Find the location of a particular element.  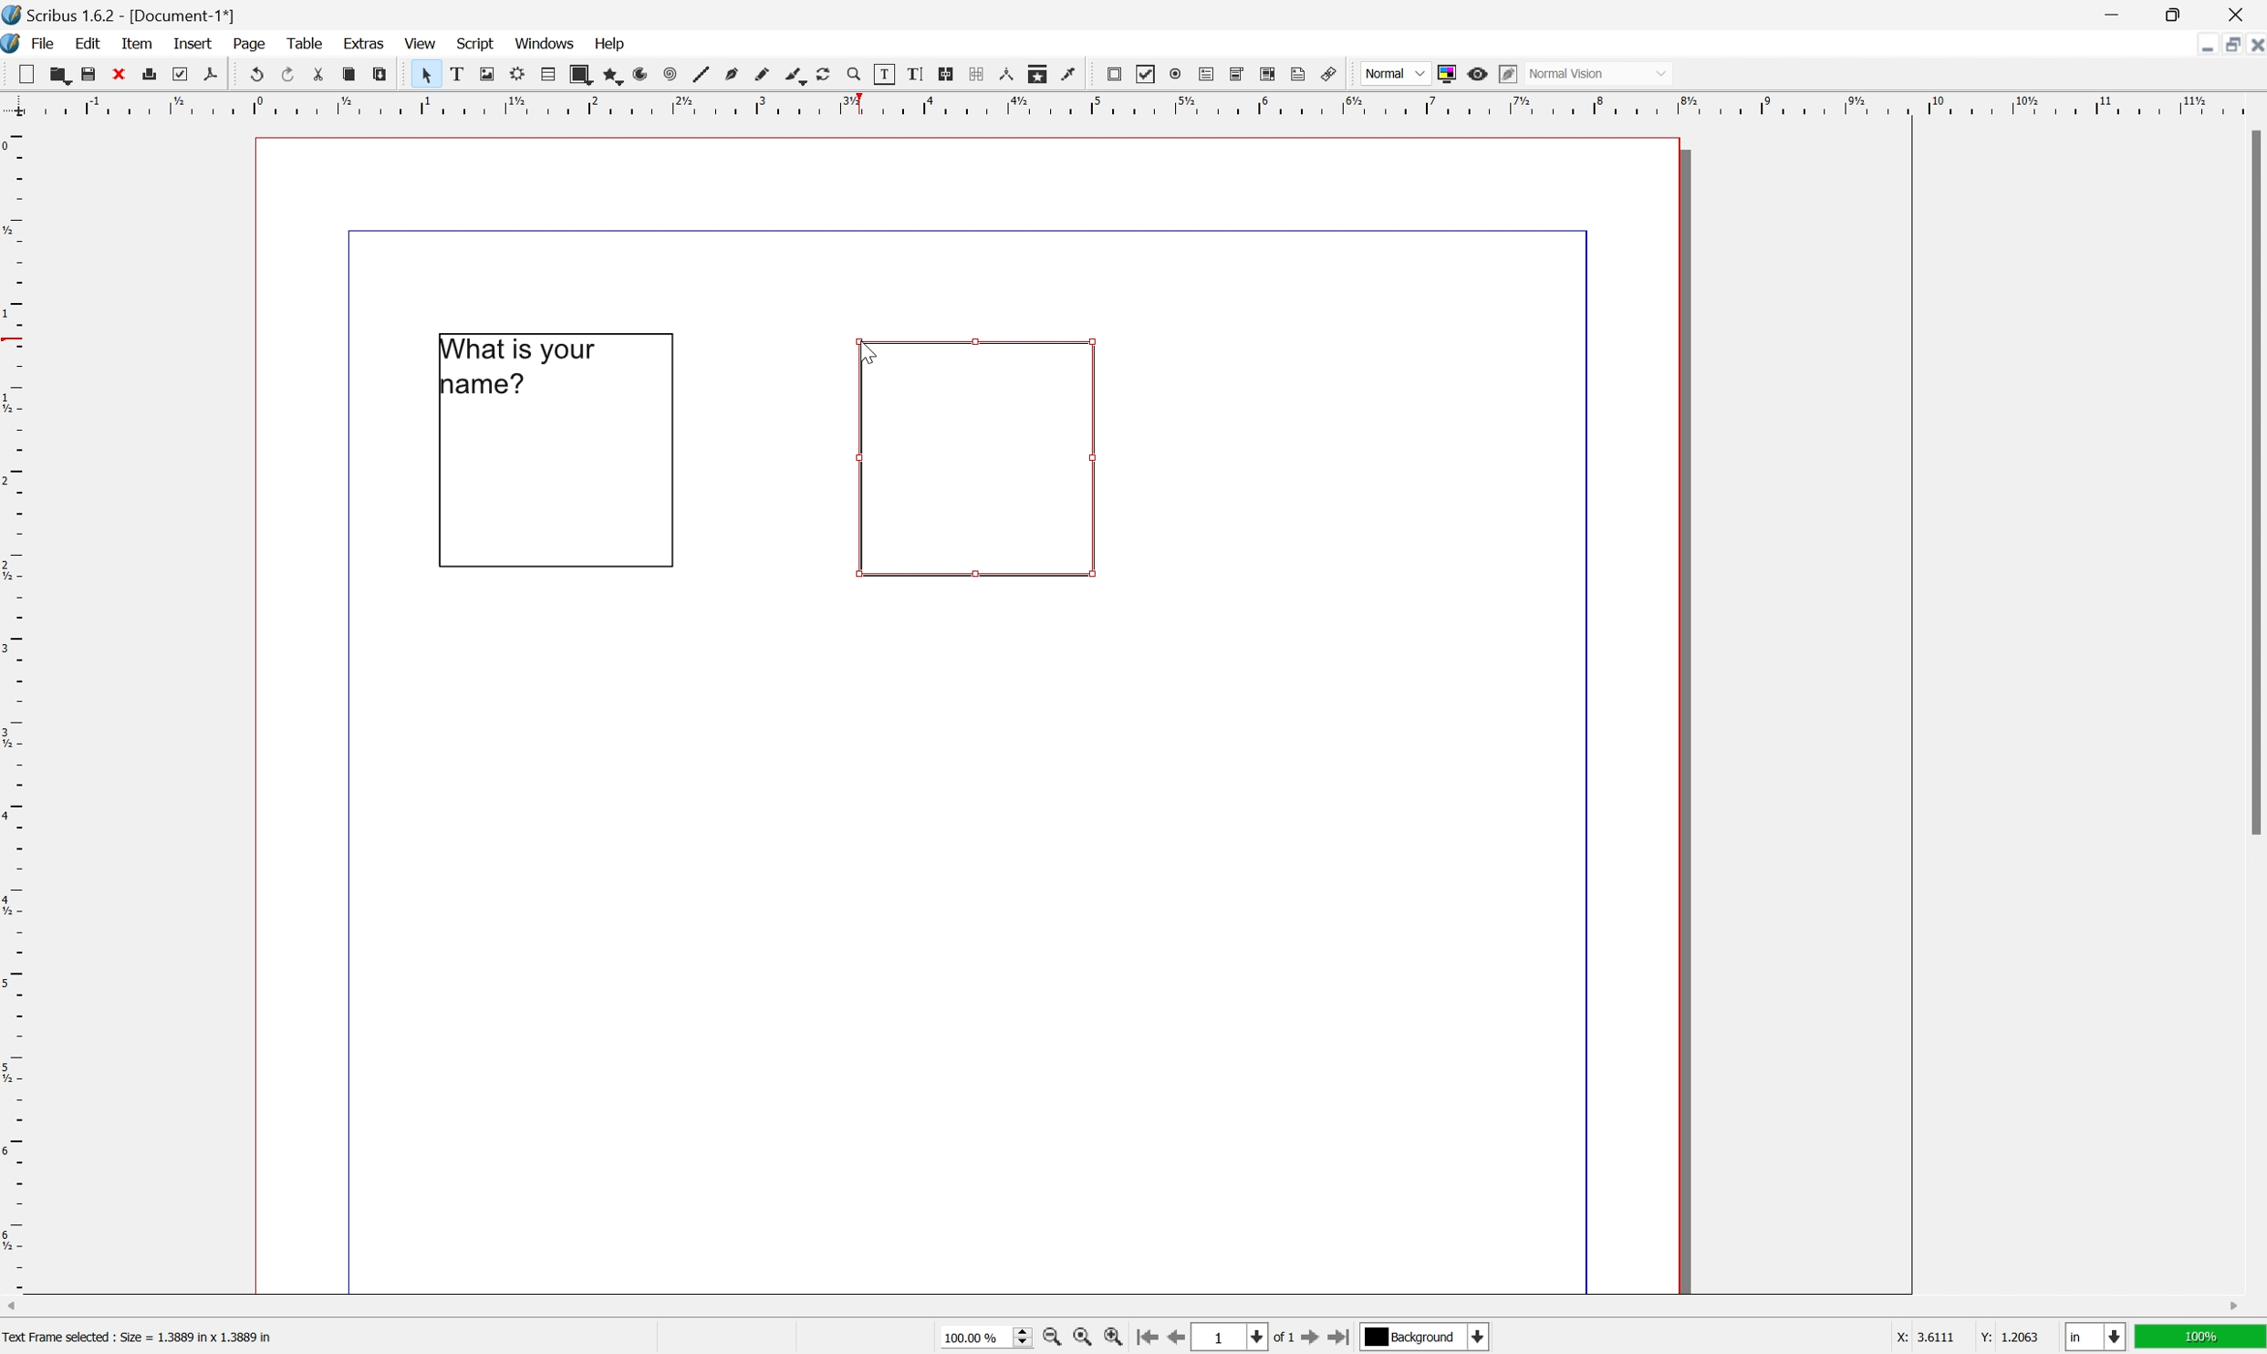

insert is located at coordinates (192, 41).